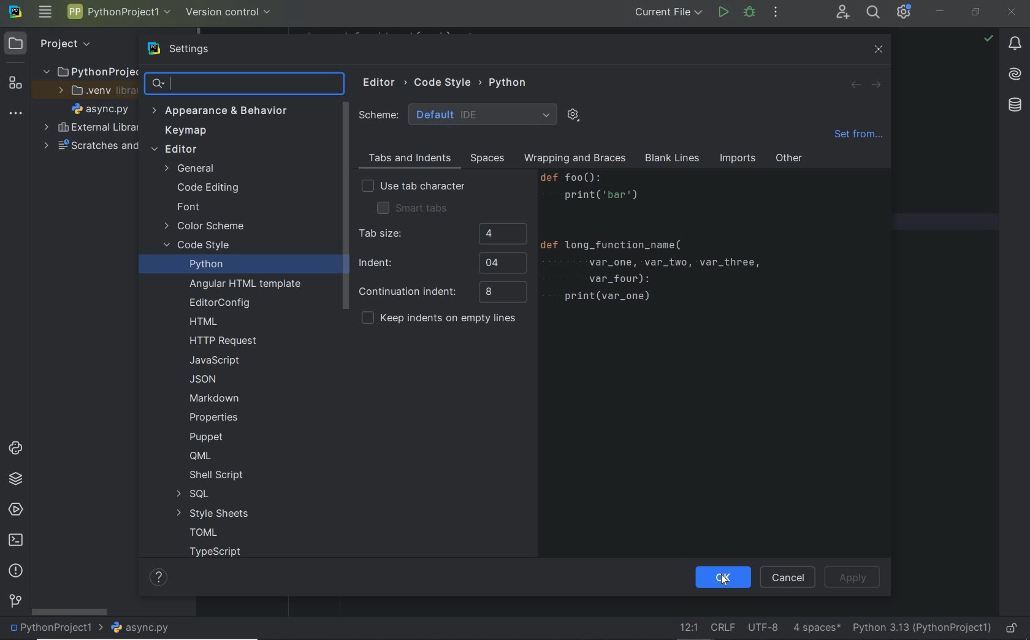 The height and width of the screenshot is (640, 1030). What do you see at coordinates (843, 14) in the screenshot?
I see `code with me` at bounding box center [843, 14].